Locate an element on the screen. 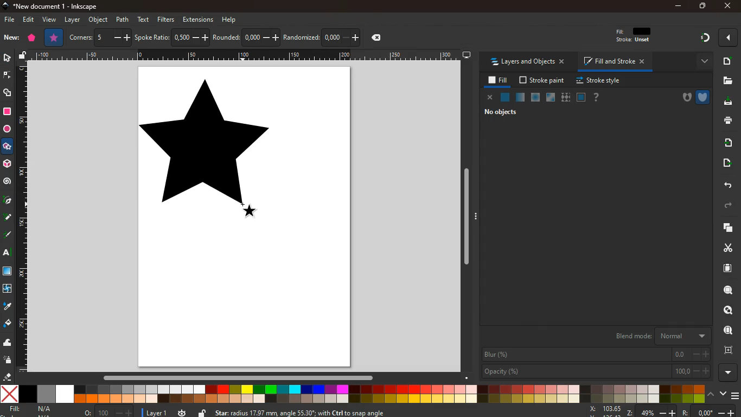 The image size is (741, 417). desktop is located at coordinates (467, 54).